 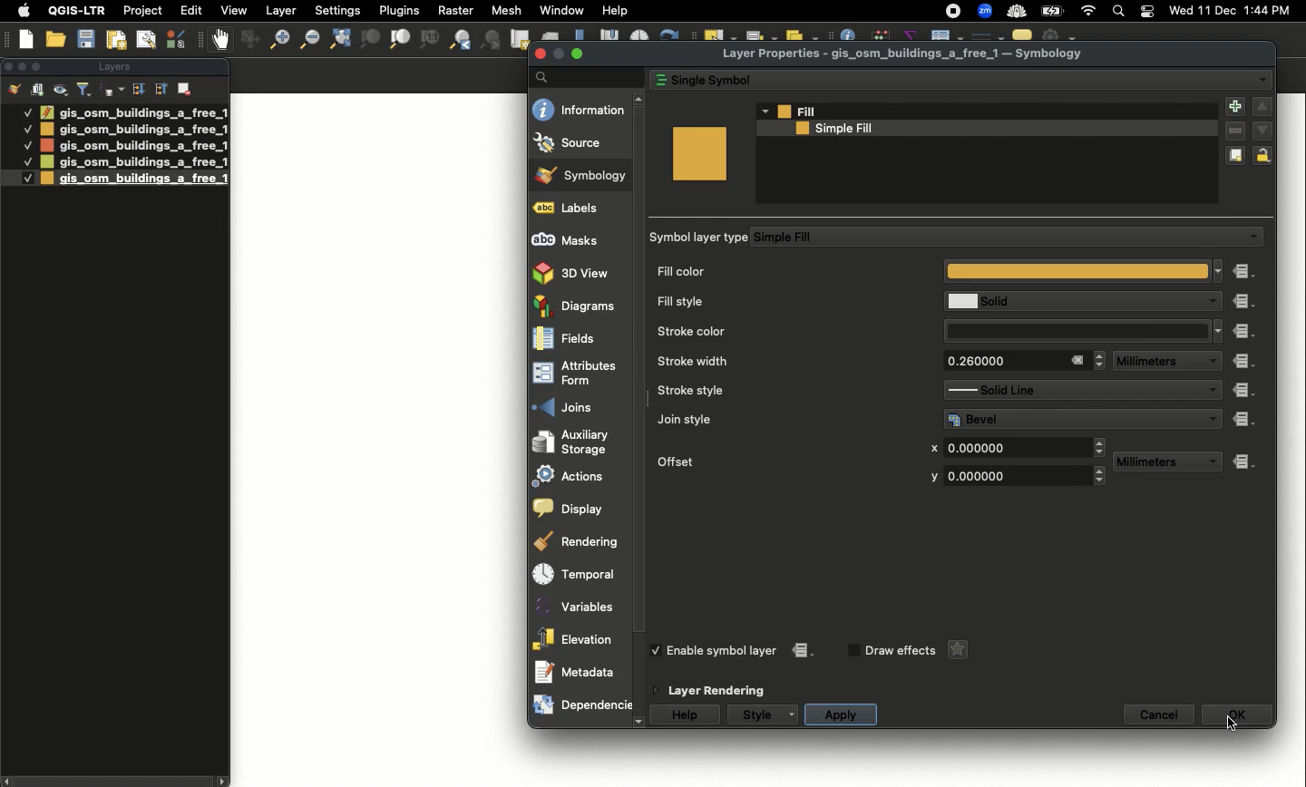 I want to click on Simple fill, so click(x=974, y=129).